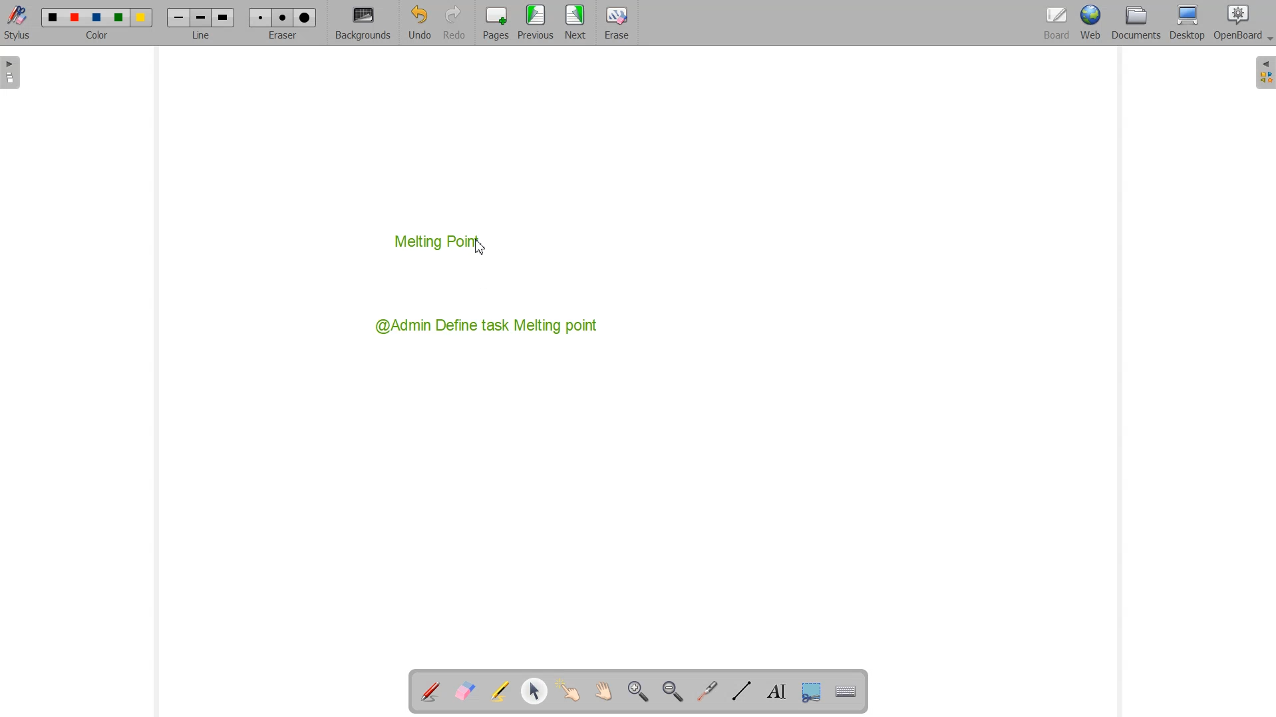 The height and width of the screenshot is (717, 1276). Describe the element at coordinates (844, 690) in the screenshot. I see `Display virtual Keyboard` at that location.